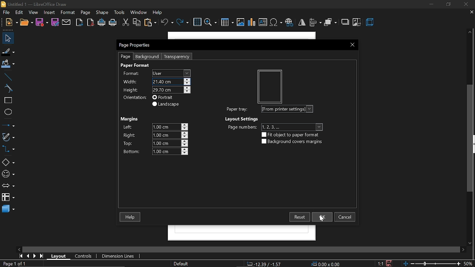  I want to click on scroll, so click(238, 248).